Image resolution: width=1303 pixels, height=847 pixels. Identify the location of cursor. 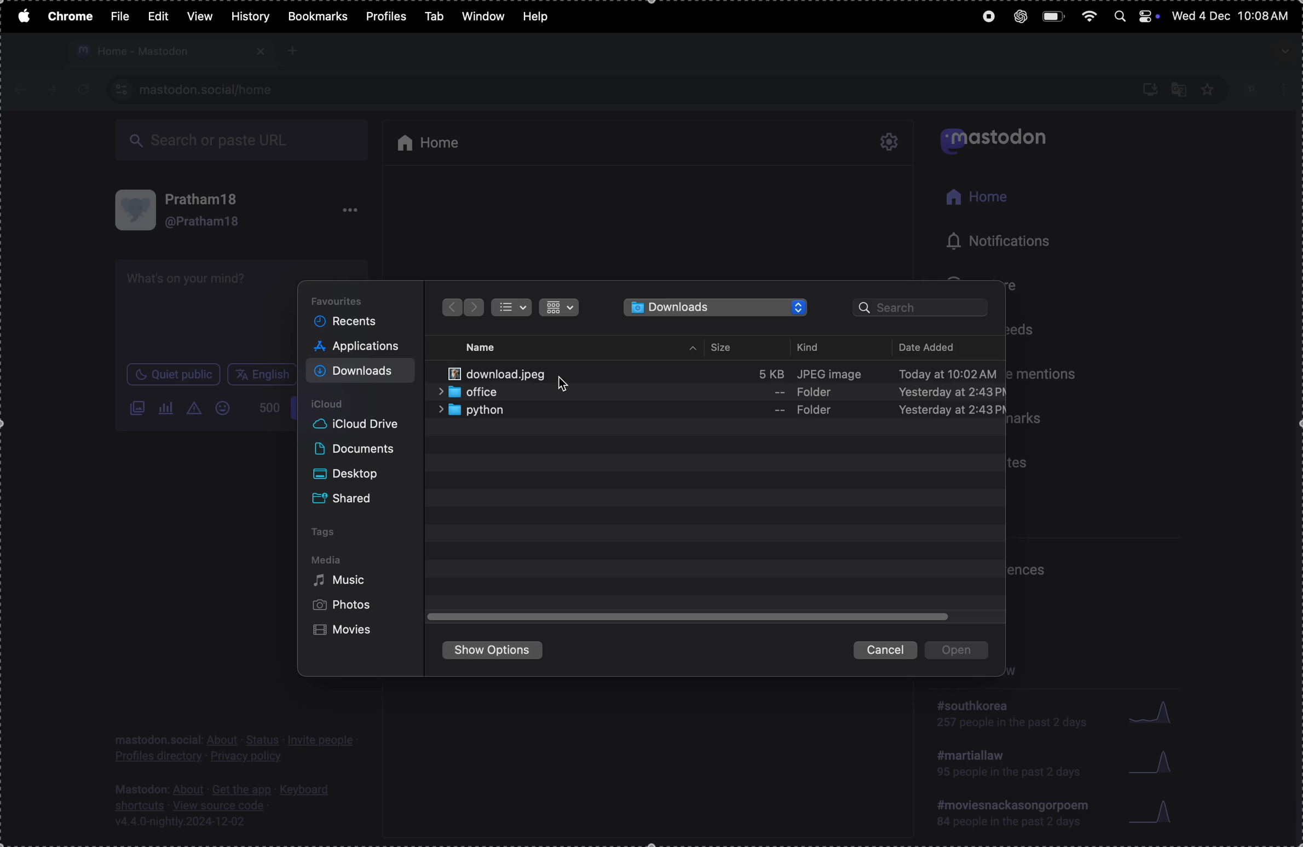
(564, 384).